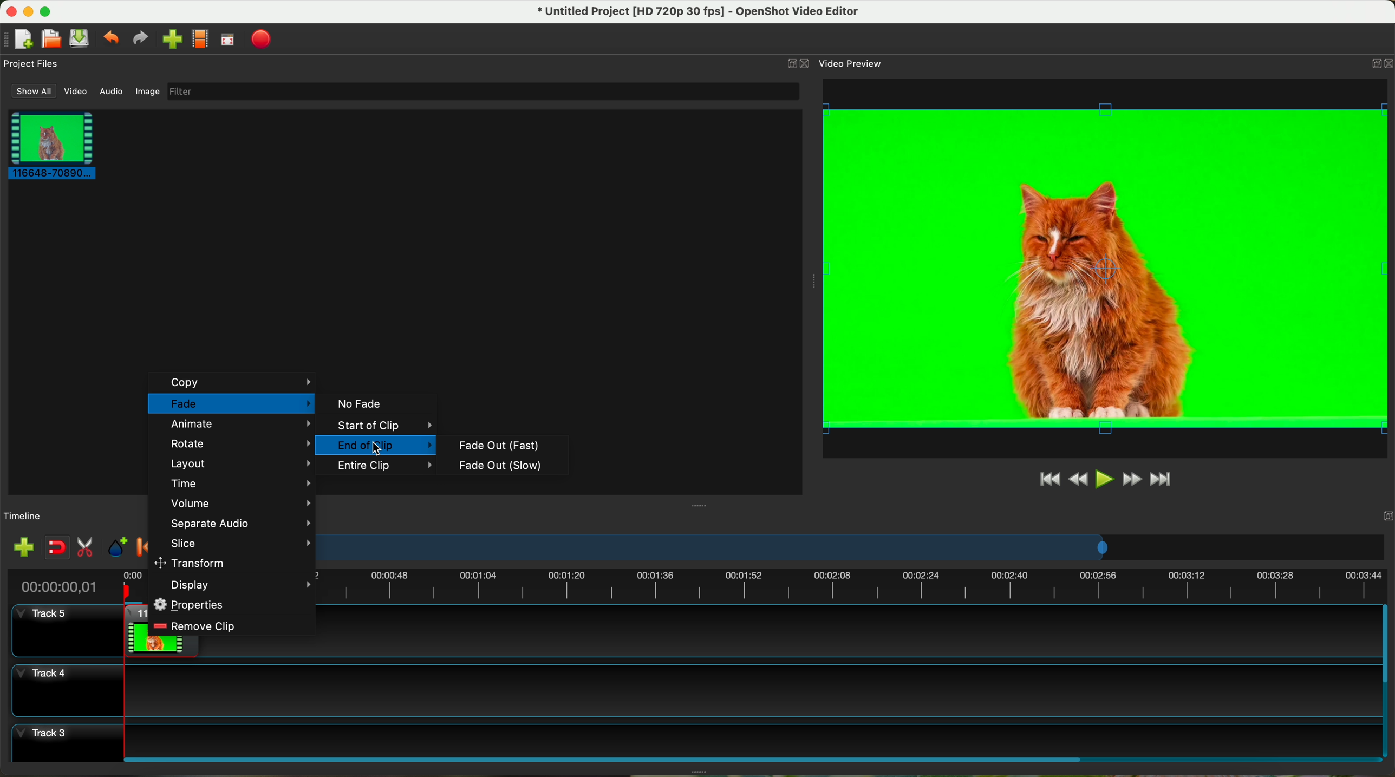  Describe the element at coordinates (694, 690) in the screenshot. I see `track 4` at that location.